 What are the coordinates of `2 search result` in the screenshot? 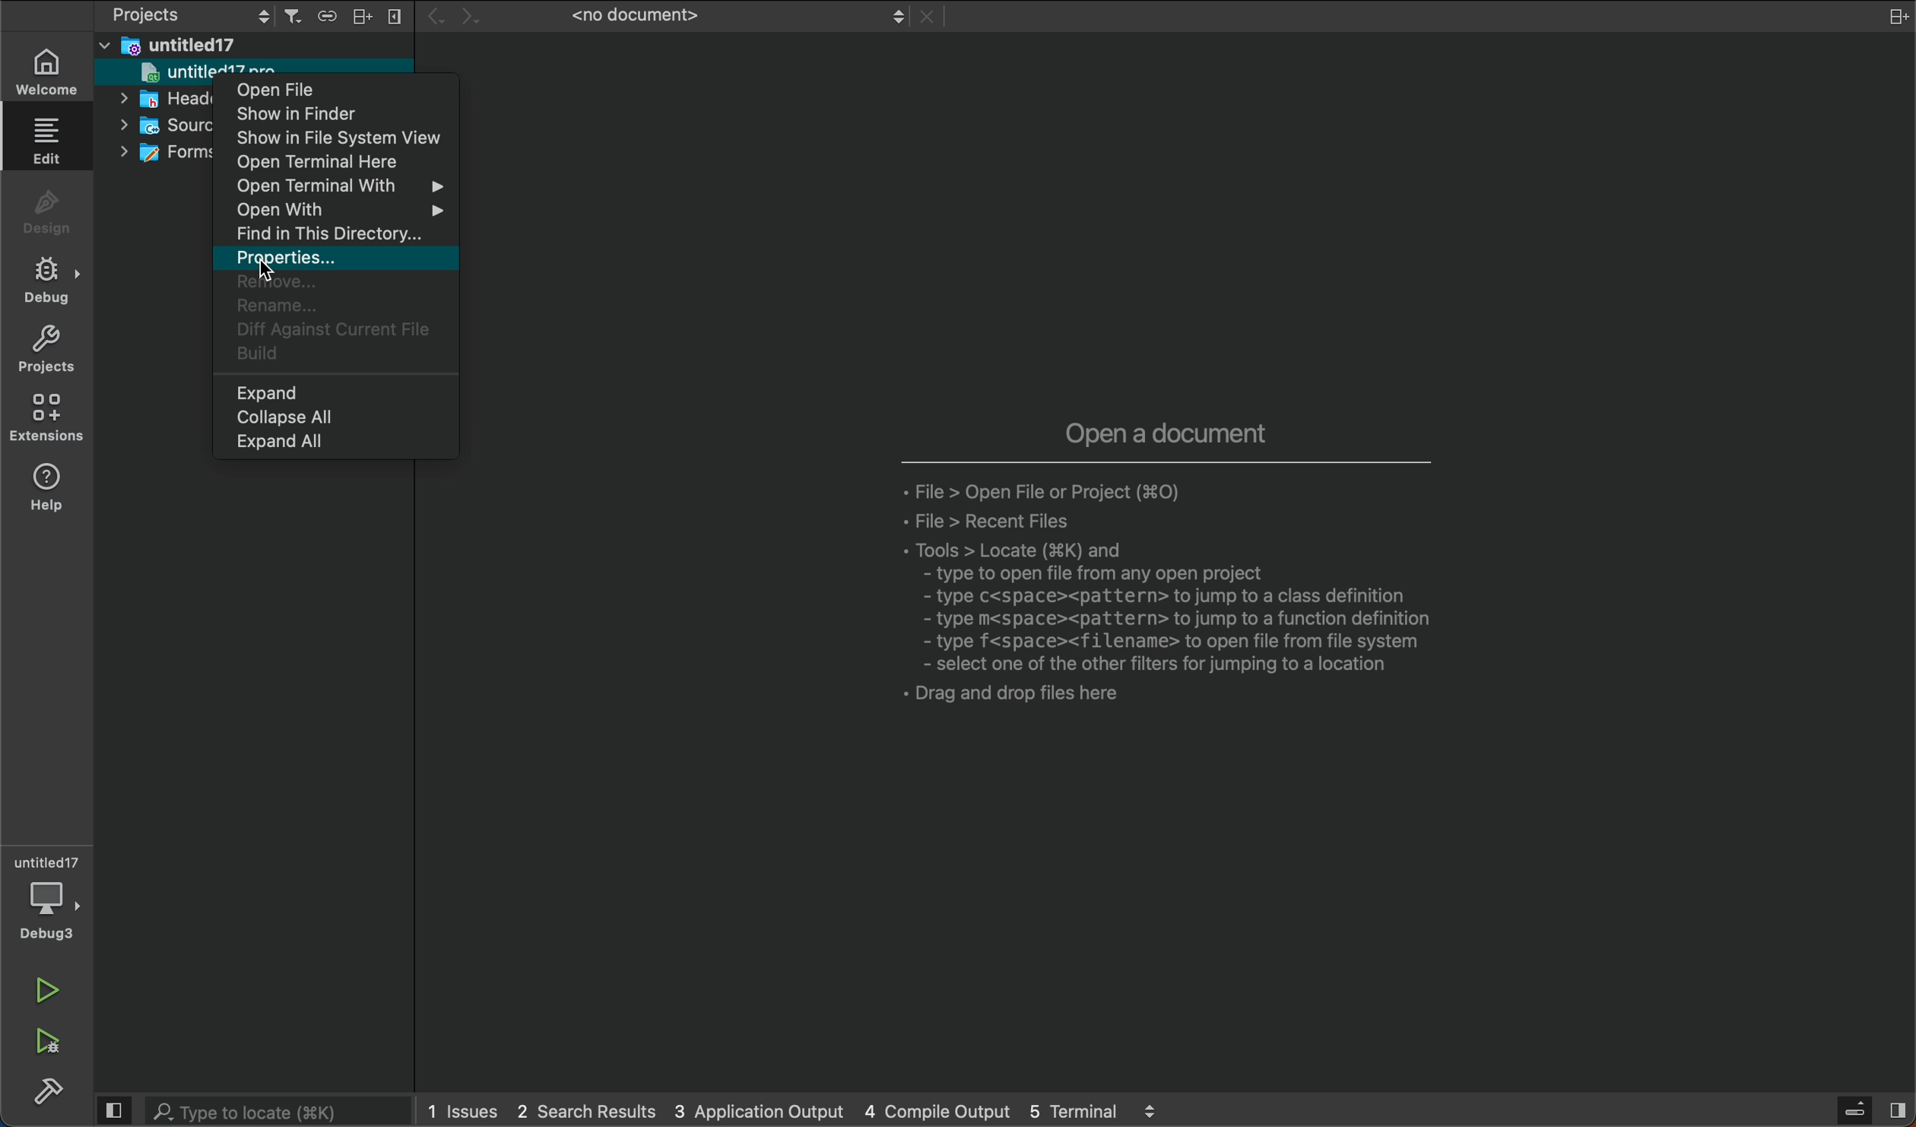 It's located at (589, 1110).